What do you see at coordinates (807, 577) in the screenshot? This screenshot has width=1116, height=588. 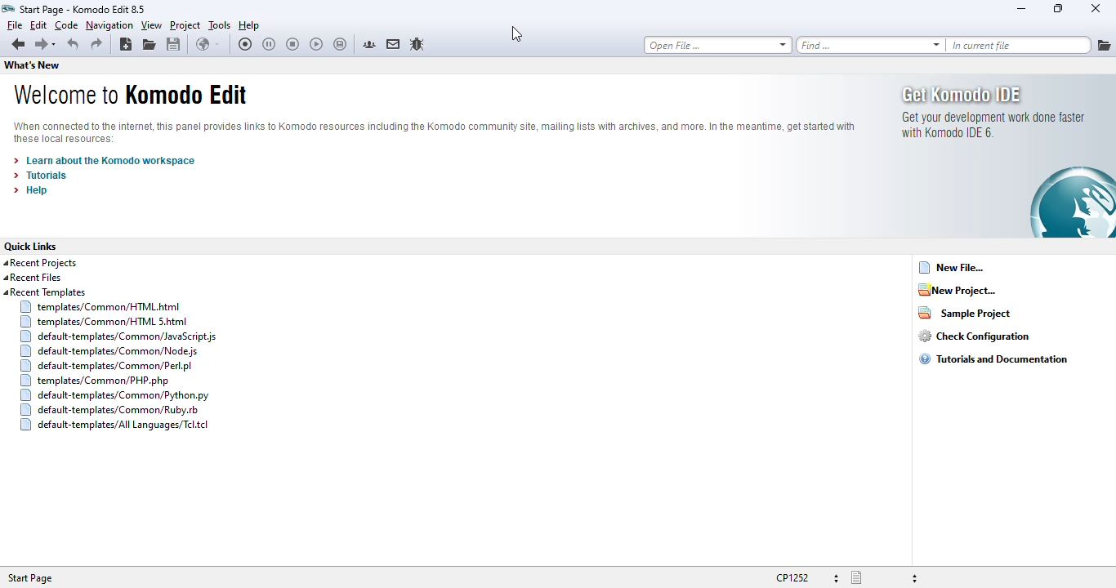 I see `file encoding` at bounding box center [807, 577].